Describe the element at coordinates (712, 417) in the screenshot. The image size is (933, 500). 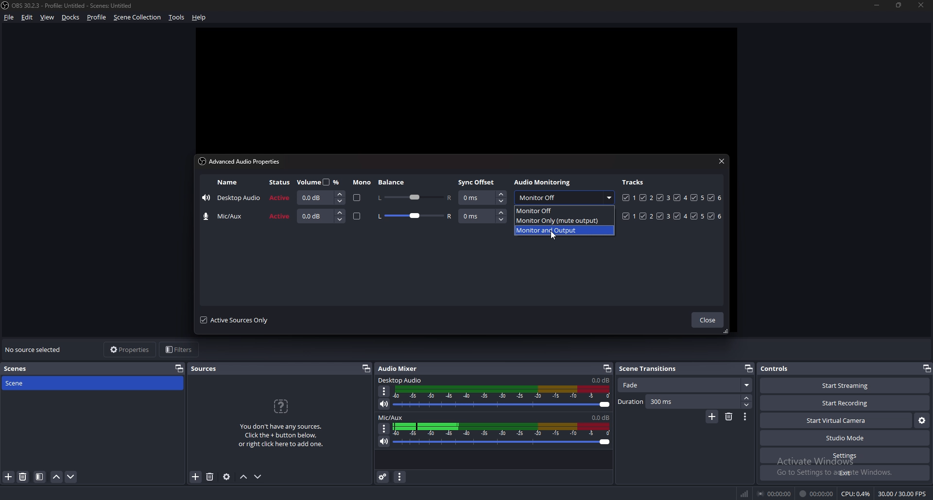
I see `add scene` at that location.